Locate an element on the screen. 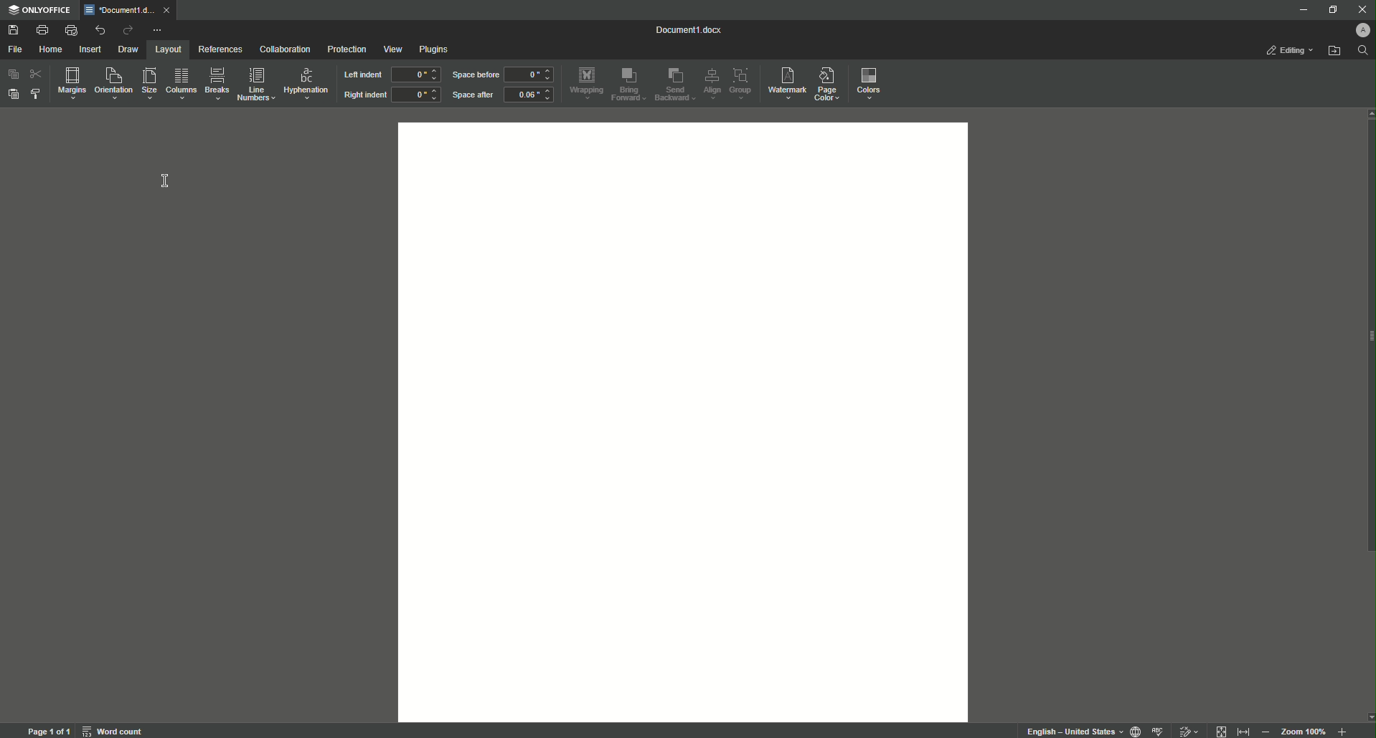 This screenshot has width=1376, height=738. Layout is located at coordinates (165, 49).